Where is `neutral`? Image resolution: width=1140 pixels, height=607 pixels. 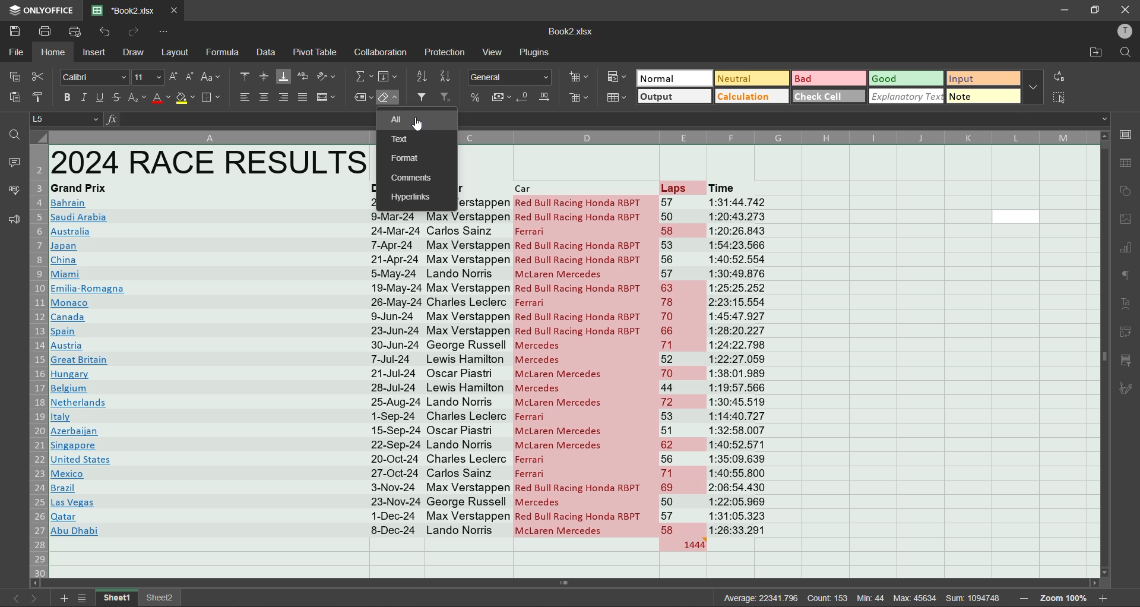
neutral is located at coordinates (753, 79).